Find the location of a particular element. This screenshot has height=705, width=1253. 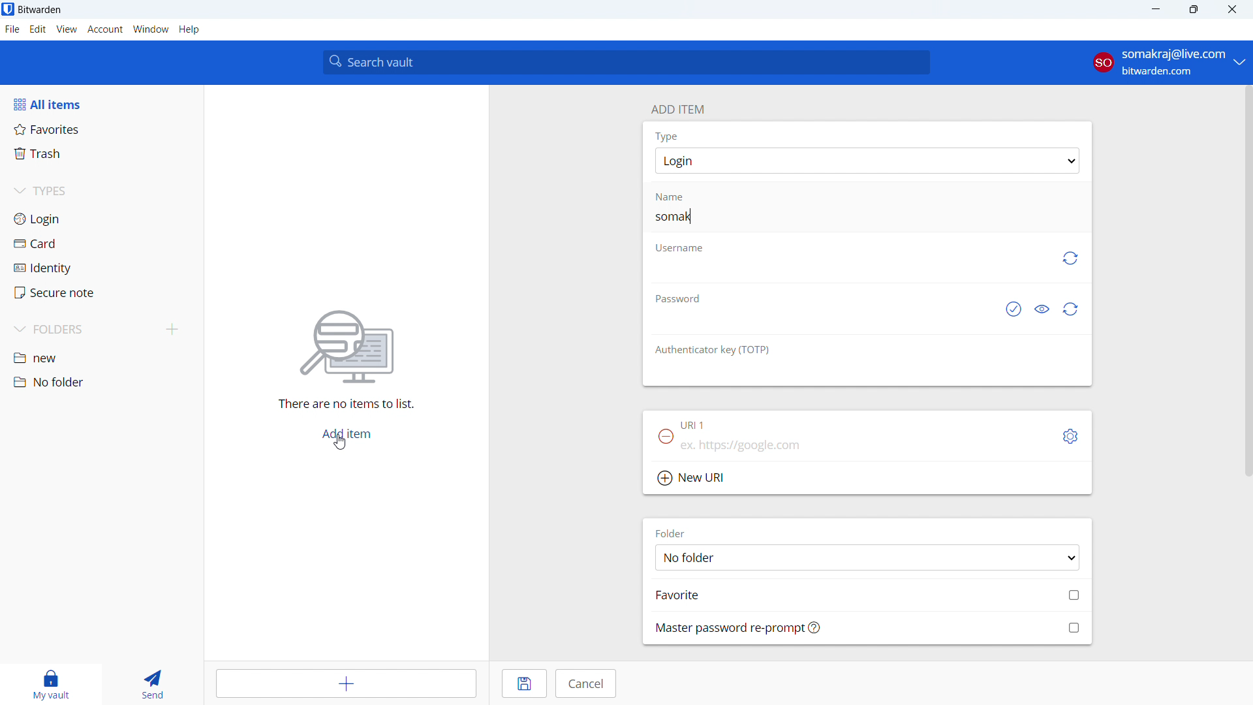

generate username is located at coordinates (1069, 258).